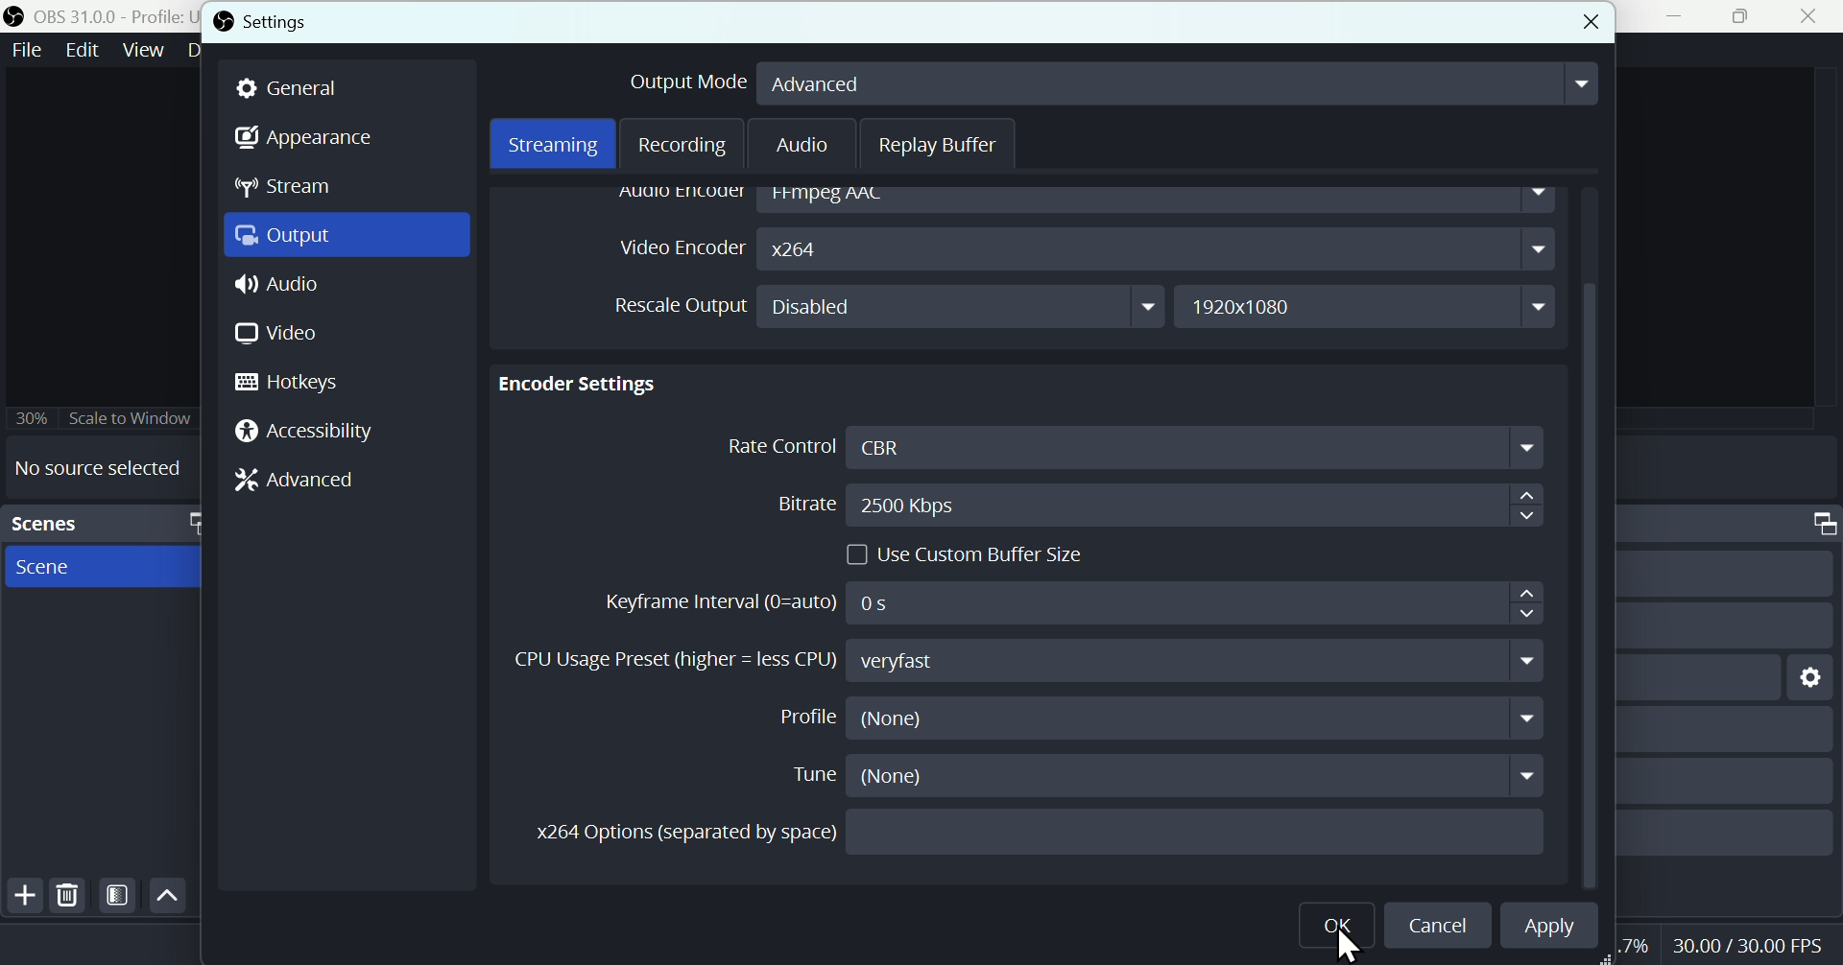  What do you see at coordinates (805, 146) in the screenshot?
I see `Audio` at bounding box center [805, 146].